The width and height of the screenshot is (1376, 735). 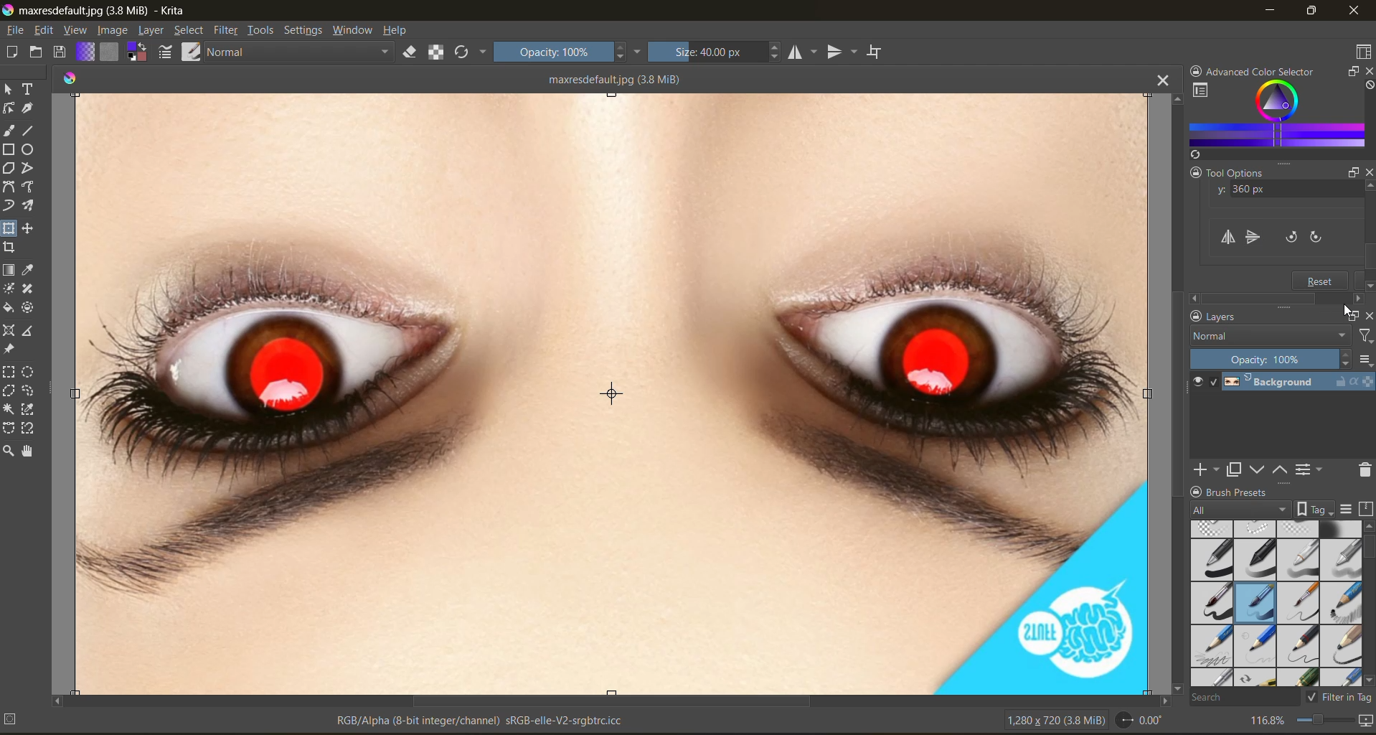 What do you see at coordinates (10, 90) in the screenshot?
I see `tool` at bounding box center [10, 90].